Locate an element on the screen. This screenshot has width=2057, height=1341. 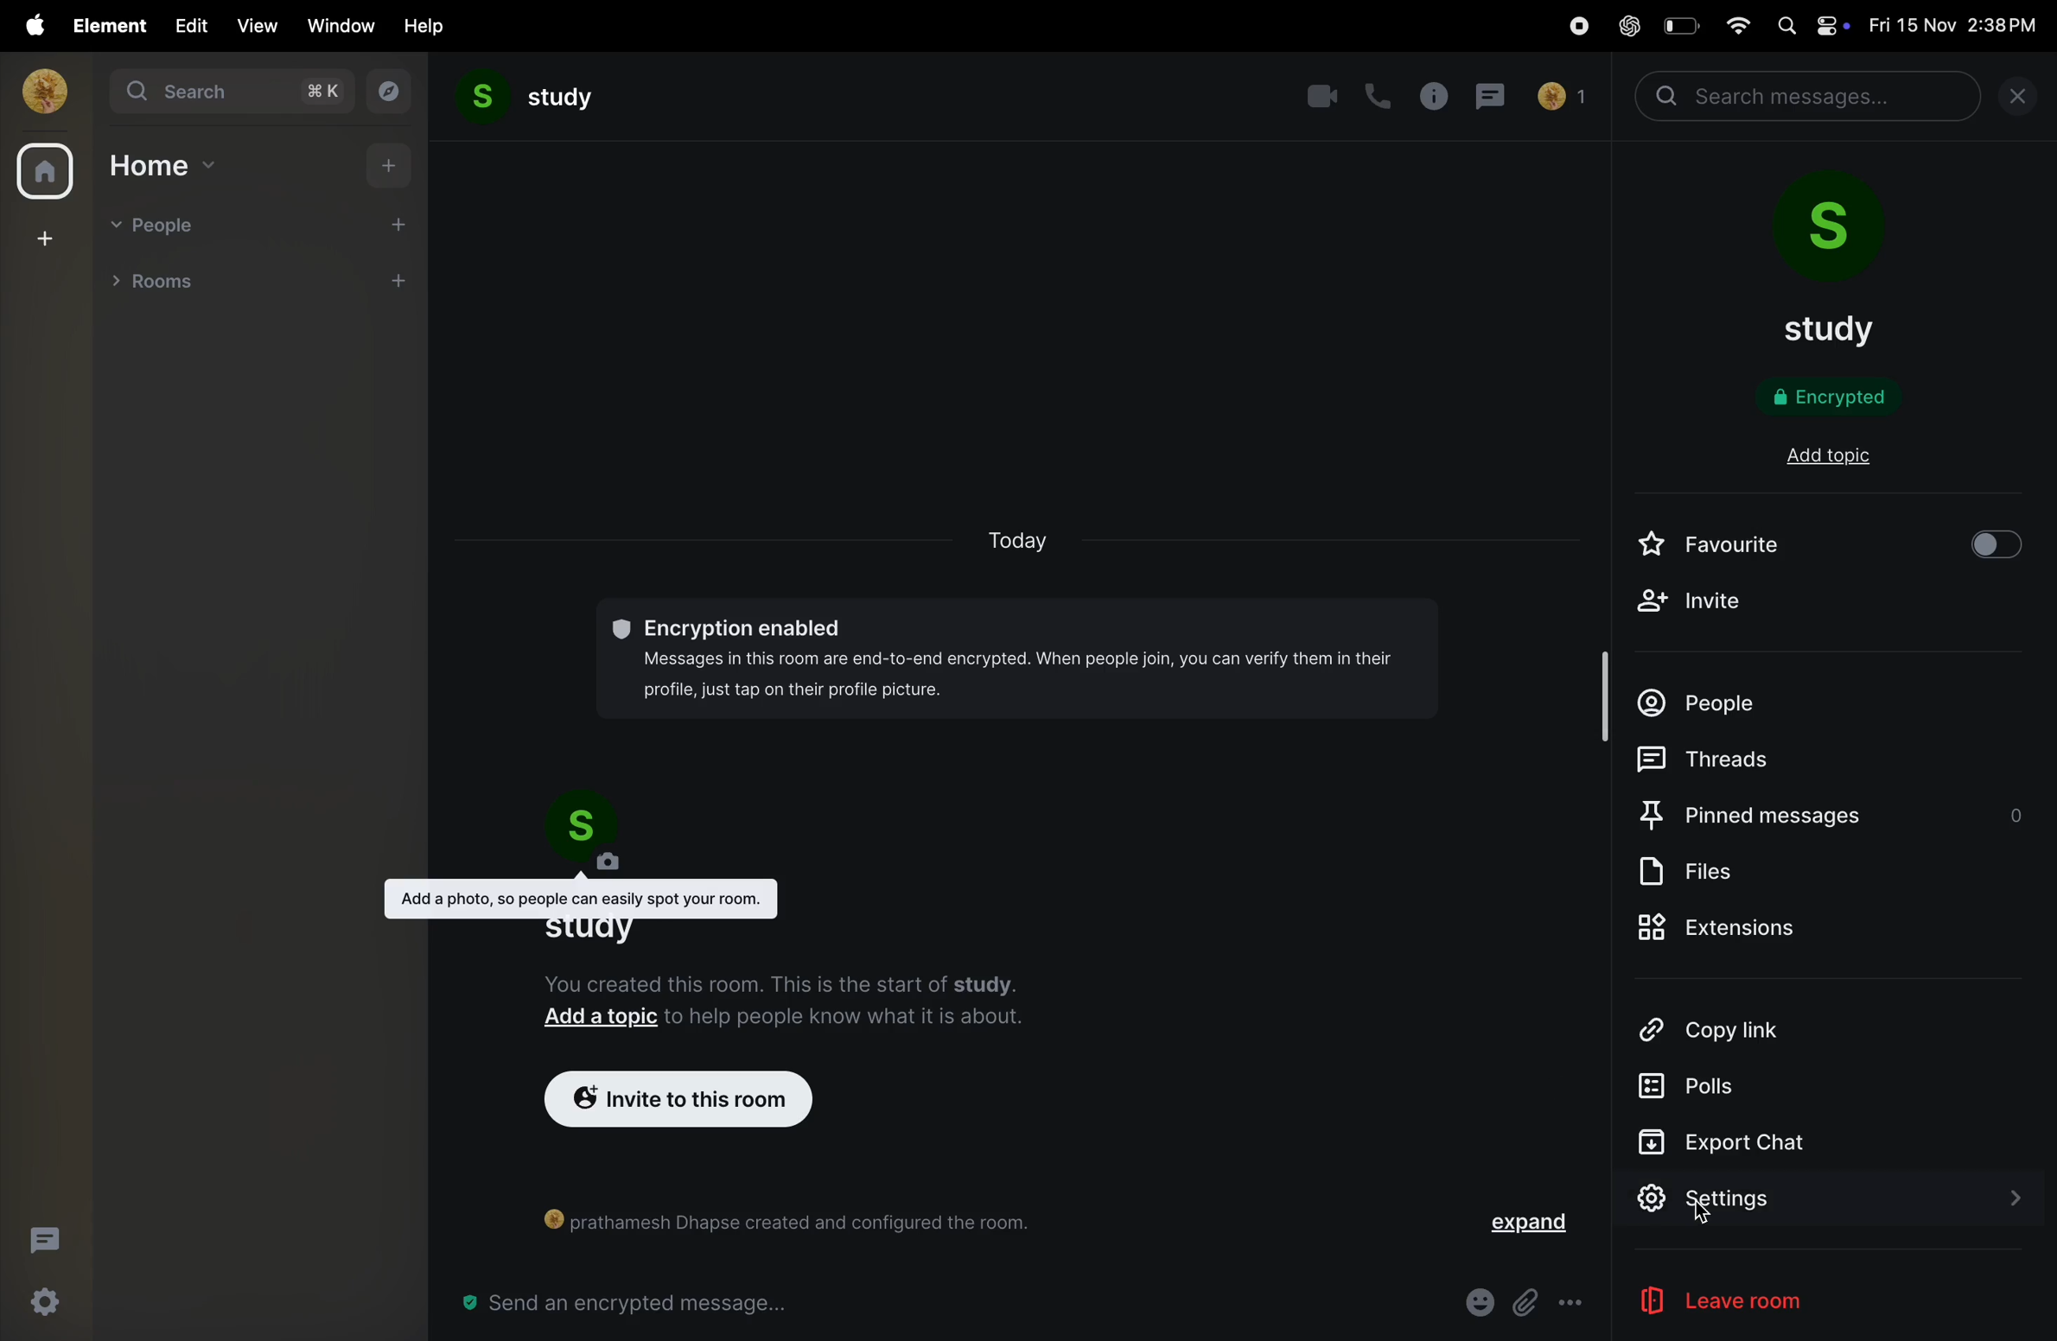
add home is located at coordinates (392, 164).